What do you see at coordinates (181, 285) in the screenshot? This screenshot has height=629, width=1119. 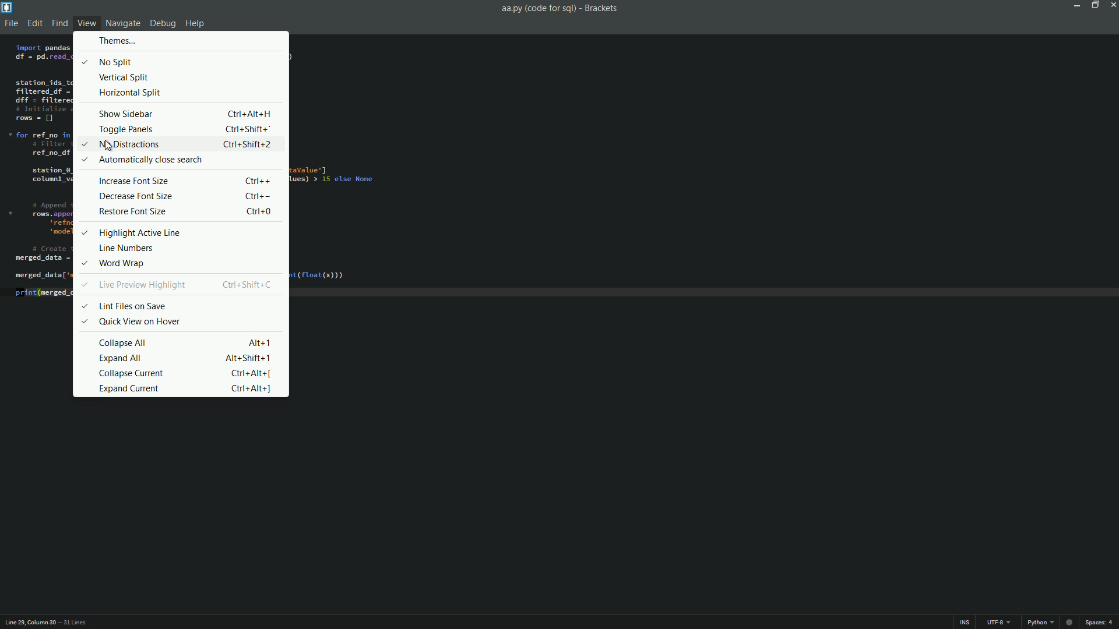 I see `Live preview highlight` at bounding box center [181, 285].